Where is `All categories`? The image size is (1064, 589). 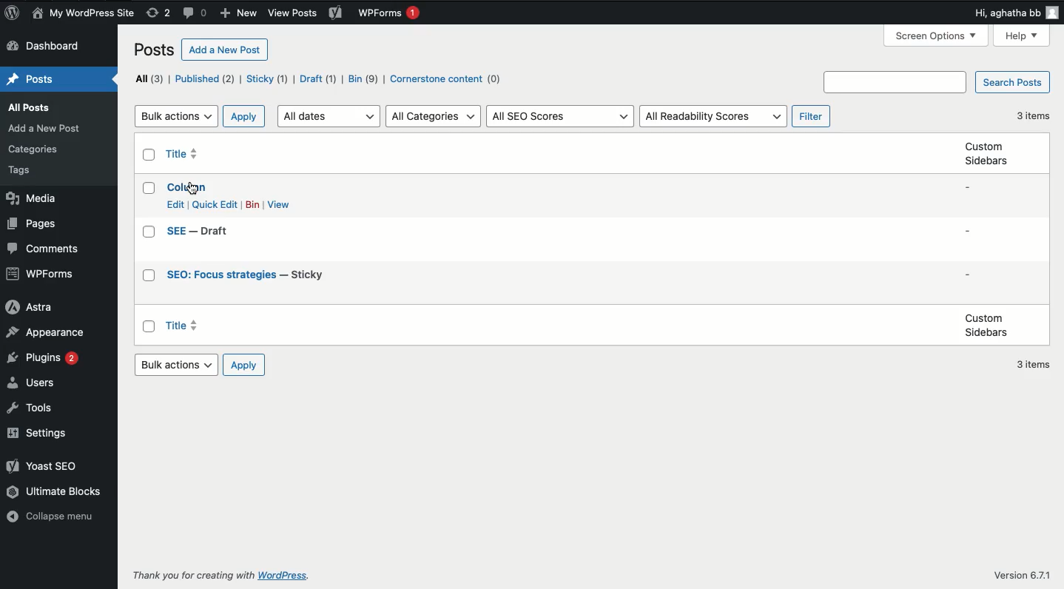
All categories is located at coordinates (435, 116).